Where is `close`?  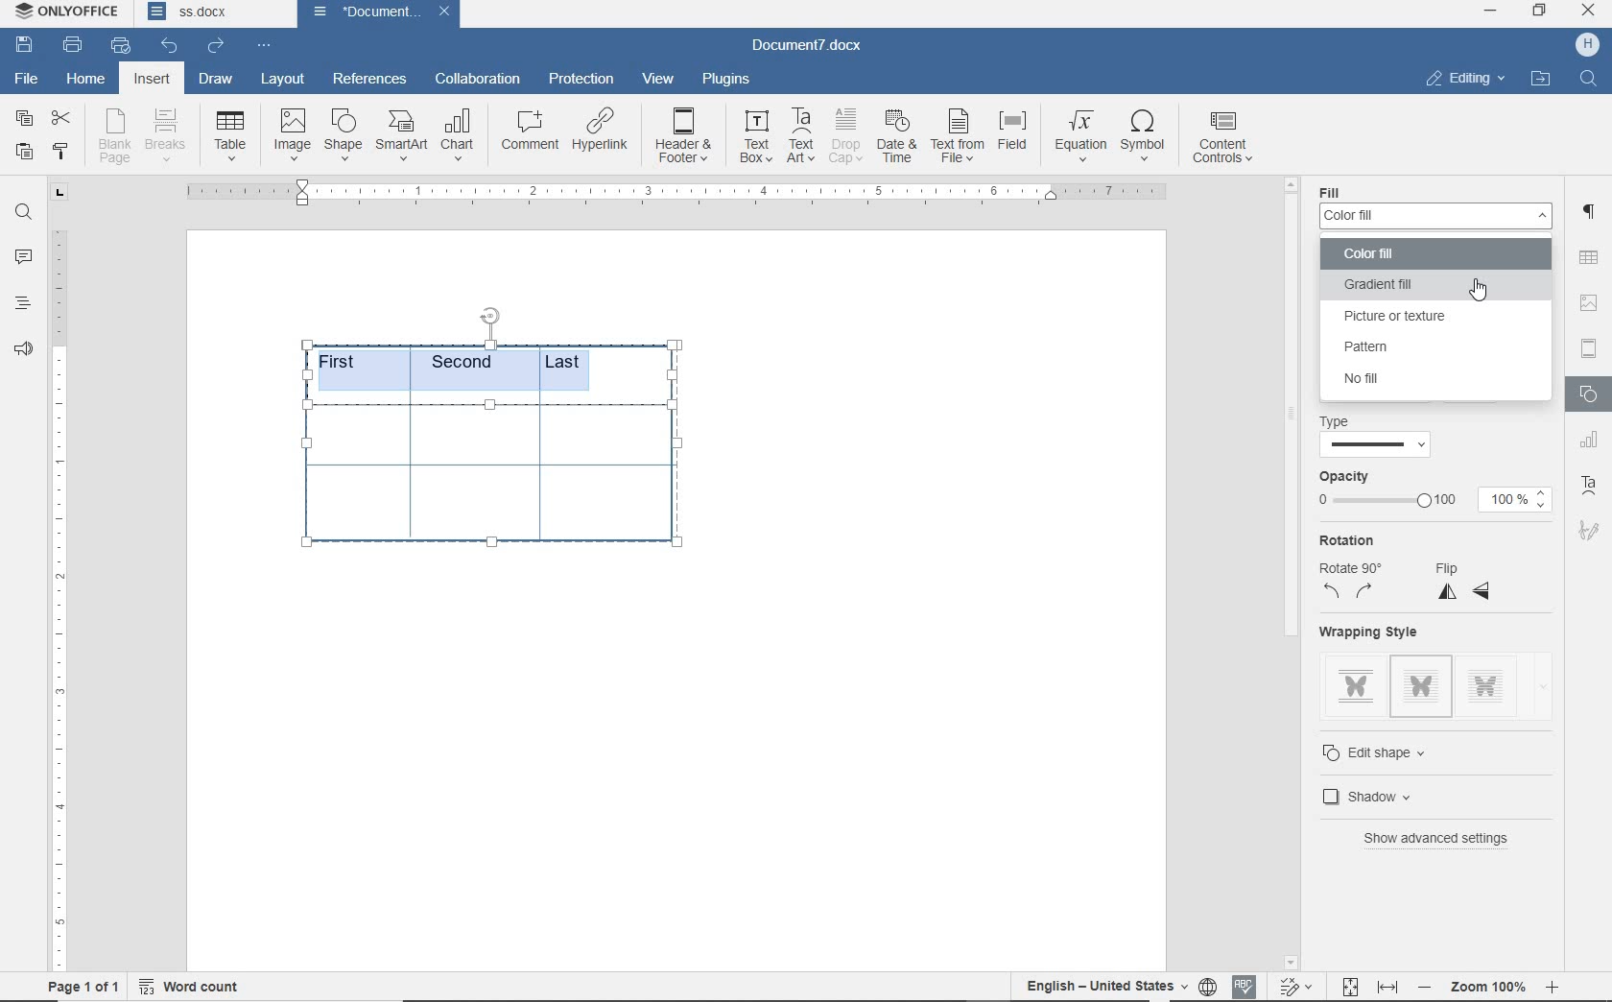
close is located at coordinates (444, 12).